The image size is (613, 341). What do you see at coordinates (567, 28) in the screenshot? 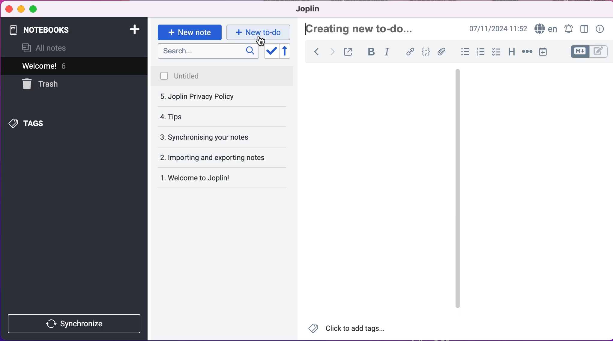
I see `set alarm` at bounding box center [567, 28].